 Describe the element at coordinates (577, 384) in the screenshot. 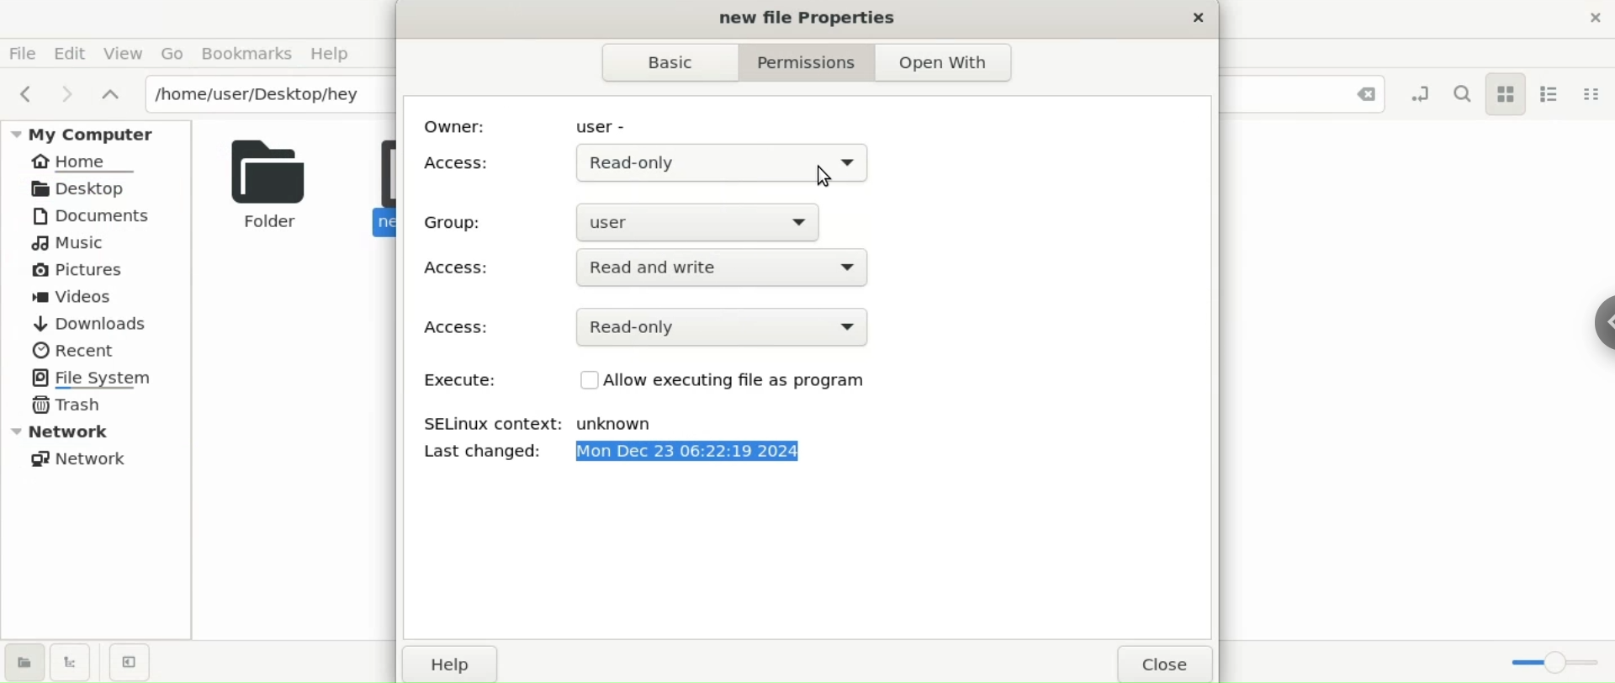

I see `Checkbox` at that location.